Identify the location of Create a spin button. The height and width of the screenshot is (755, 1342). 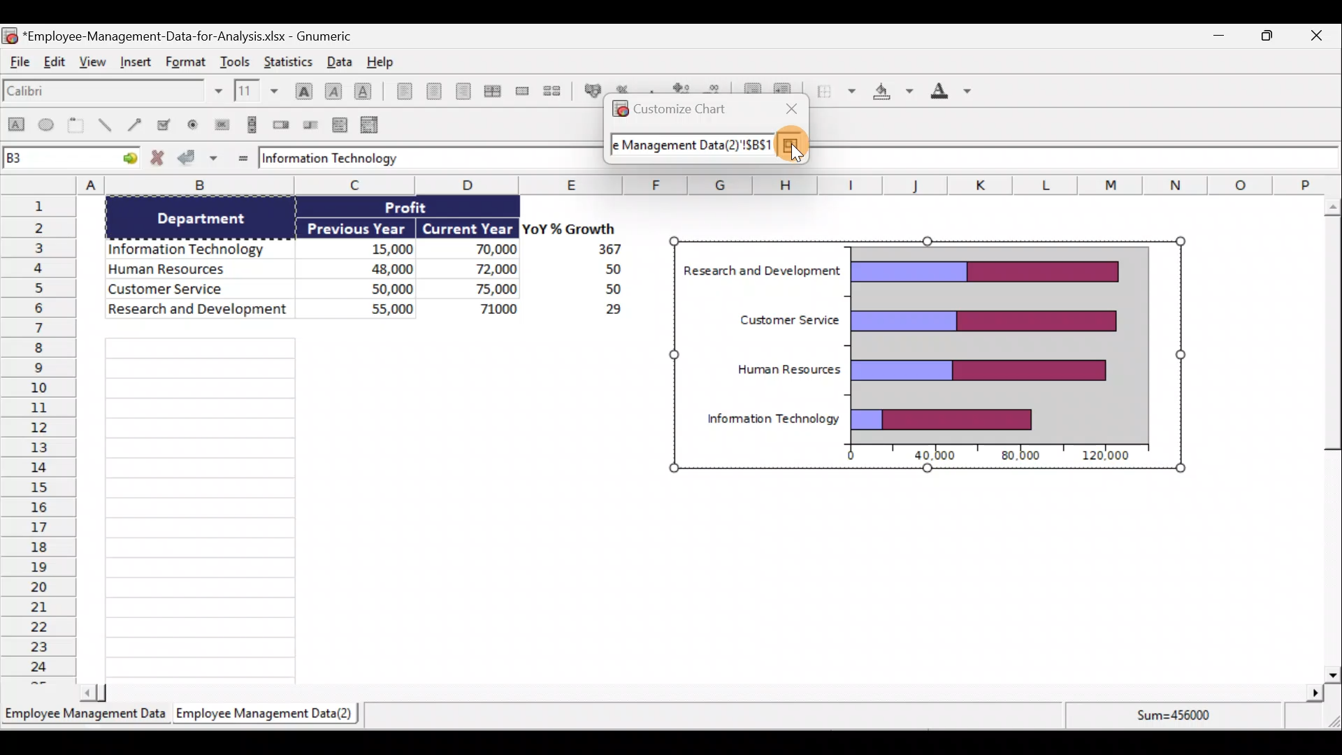
(282, 125).